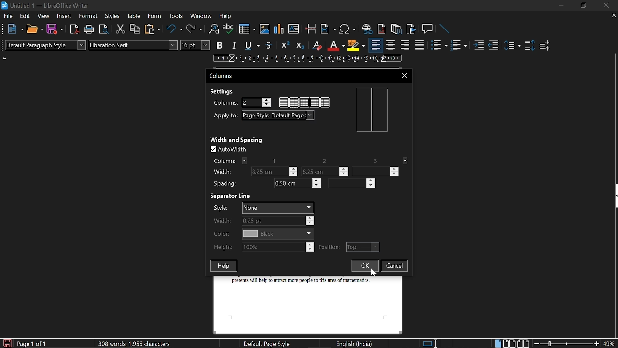 The height and width of the screenshot is (348, 618). I want to click on Toggle ordered list, so click(459, 45).